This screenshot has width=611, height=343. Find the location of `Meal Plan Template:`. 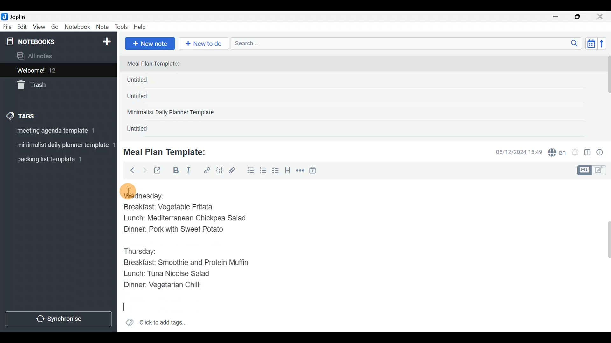

Meal Plan Template: is located at coordinates (157, 64).